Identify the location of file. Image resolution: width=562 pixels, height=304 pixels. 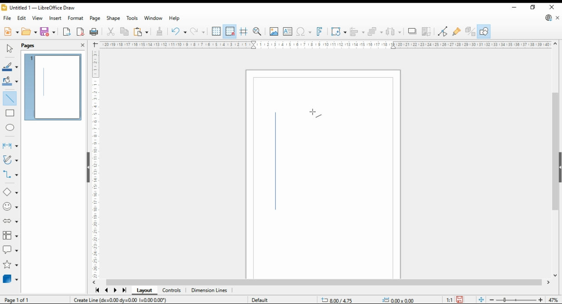
(8, 18).